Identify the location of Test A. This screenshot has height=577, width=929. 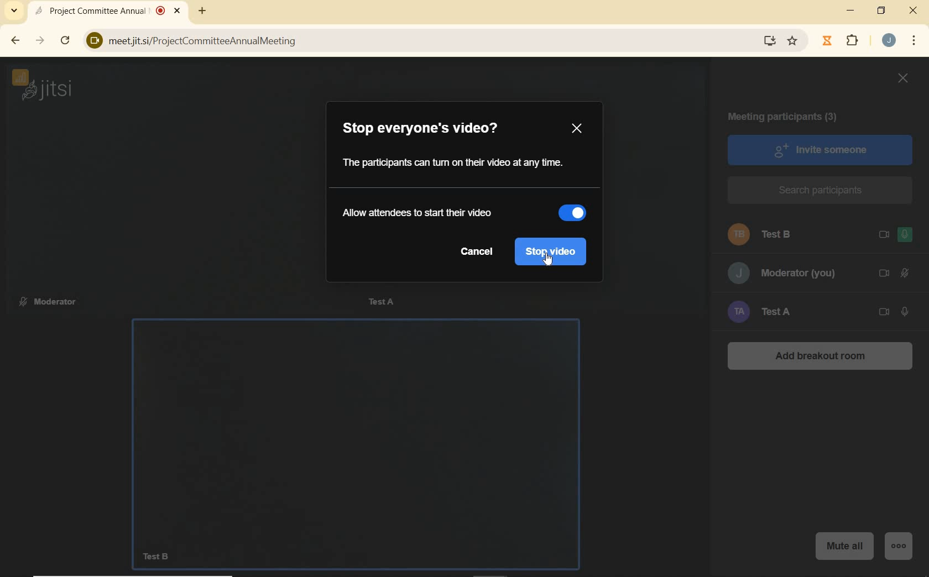
(387, 301).